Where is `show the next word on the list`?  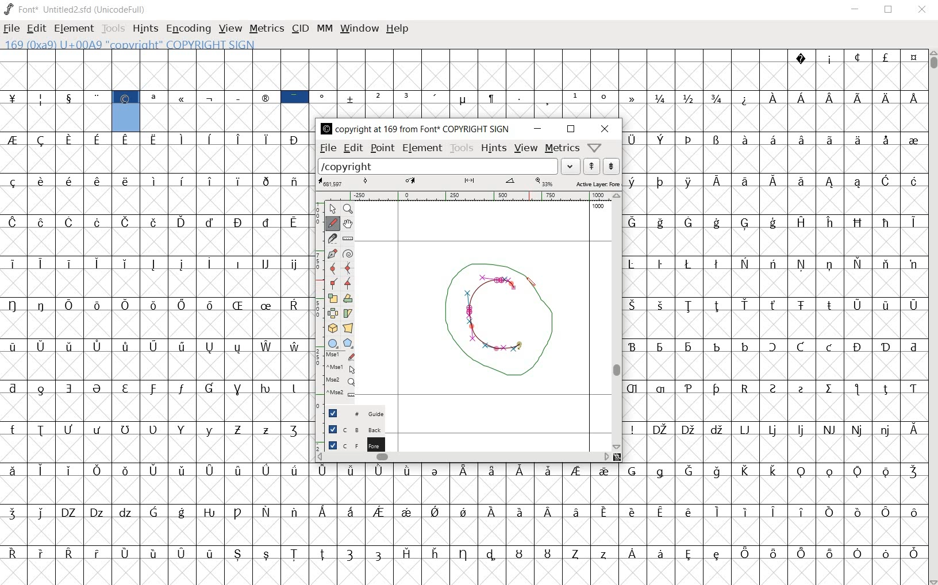
show the next word on the list is located at coordinates (591, 166).